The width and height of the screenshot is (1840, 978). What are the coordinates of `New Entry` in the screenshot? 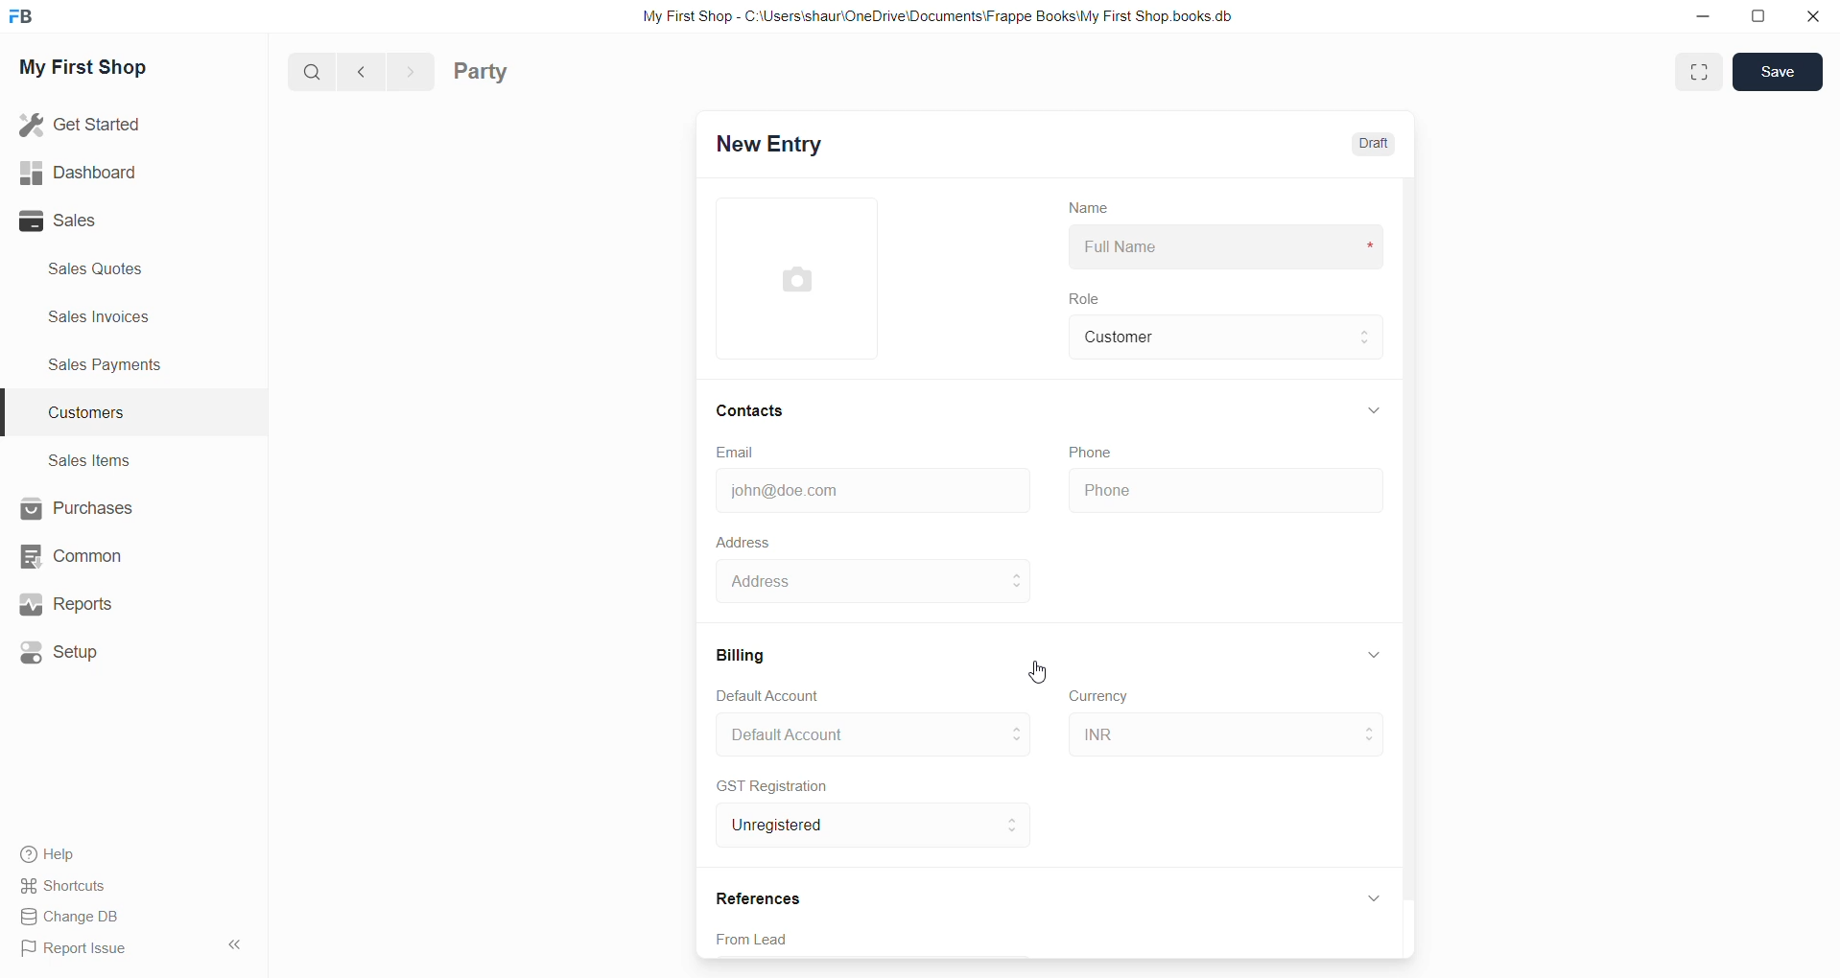 It's located at (789, 146).